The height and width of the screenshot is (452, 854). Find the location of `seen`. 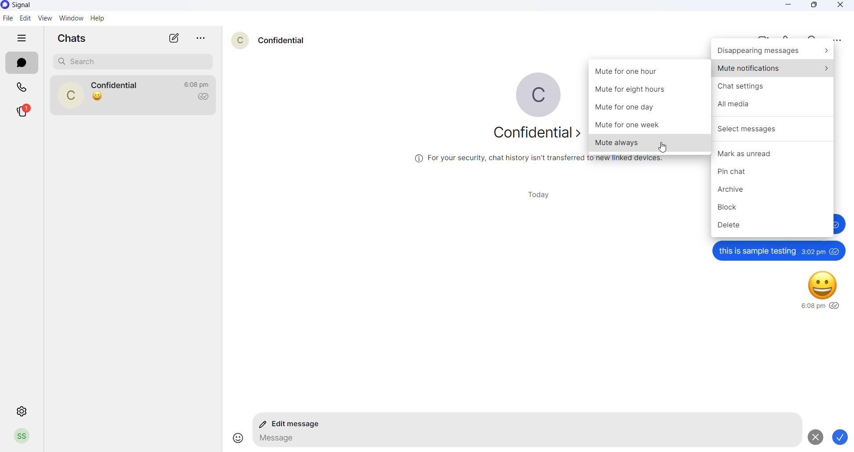

seen is located at coordinates (835, 251).